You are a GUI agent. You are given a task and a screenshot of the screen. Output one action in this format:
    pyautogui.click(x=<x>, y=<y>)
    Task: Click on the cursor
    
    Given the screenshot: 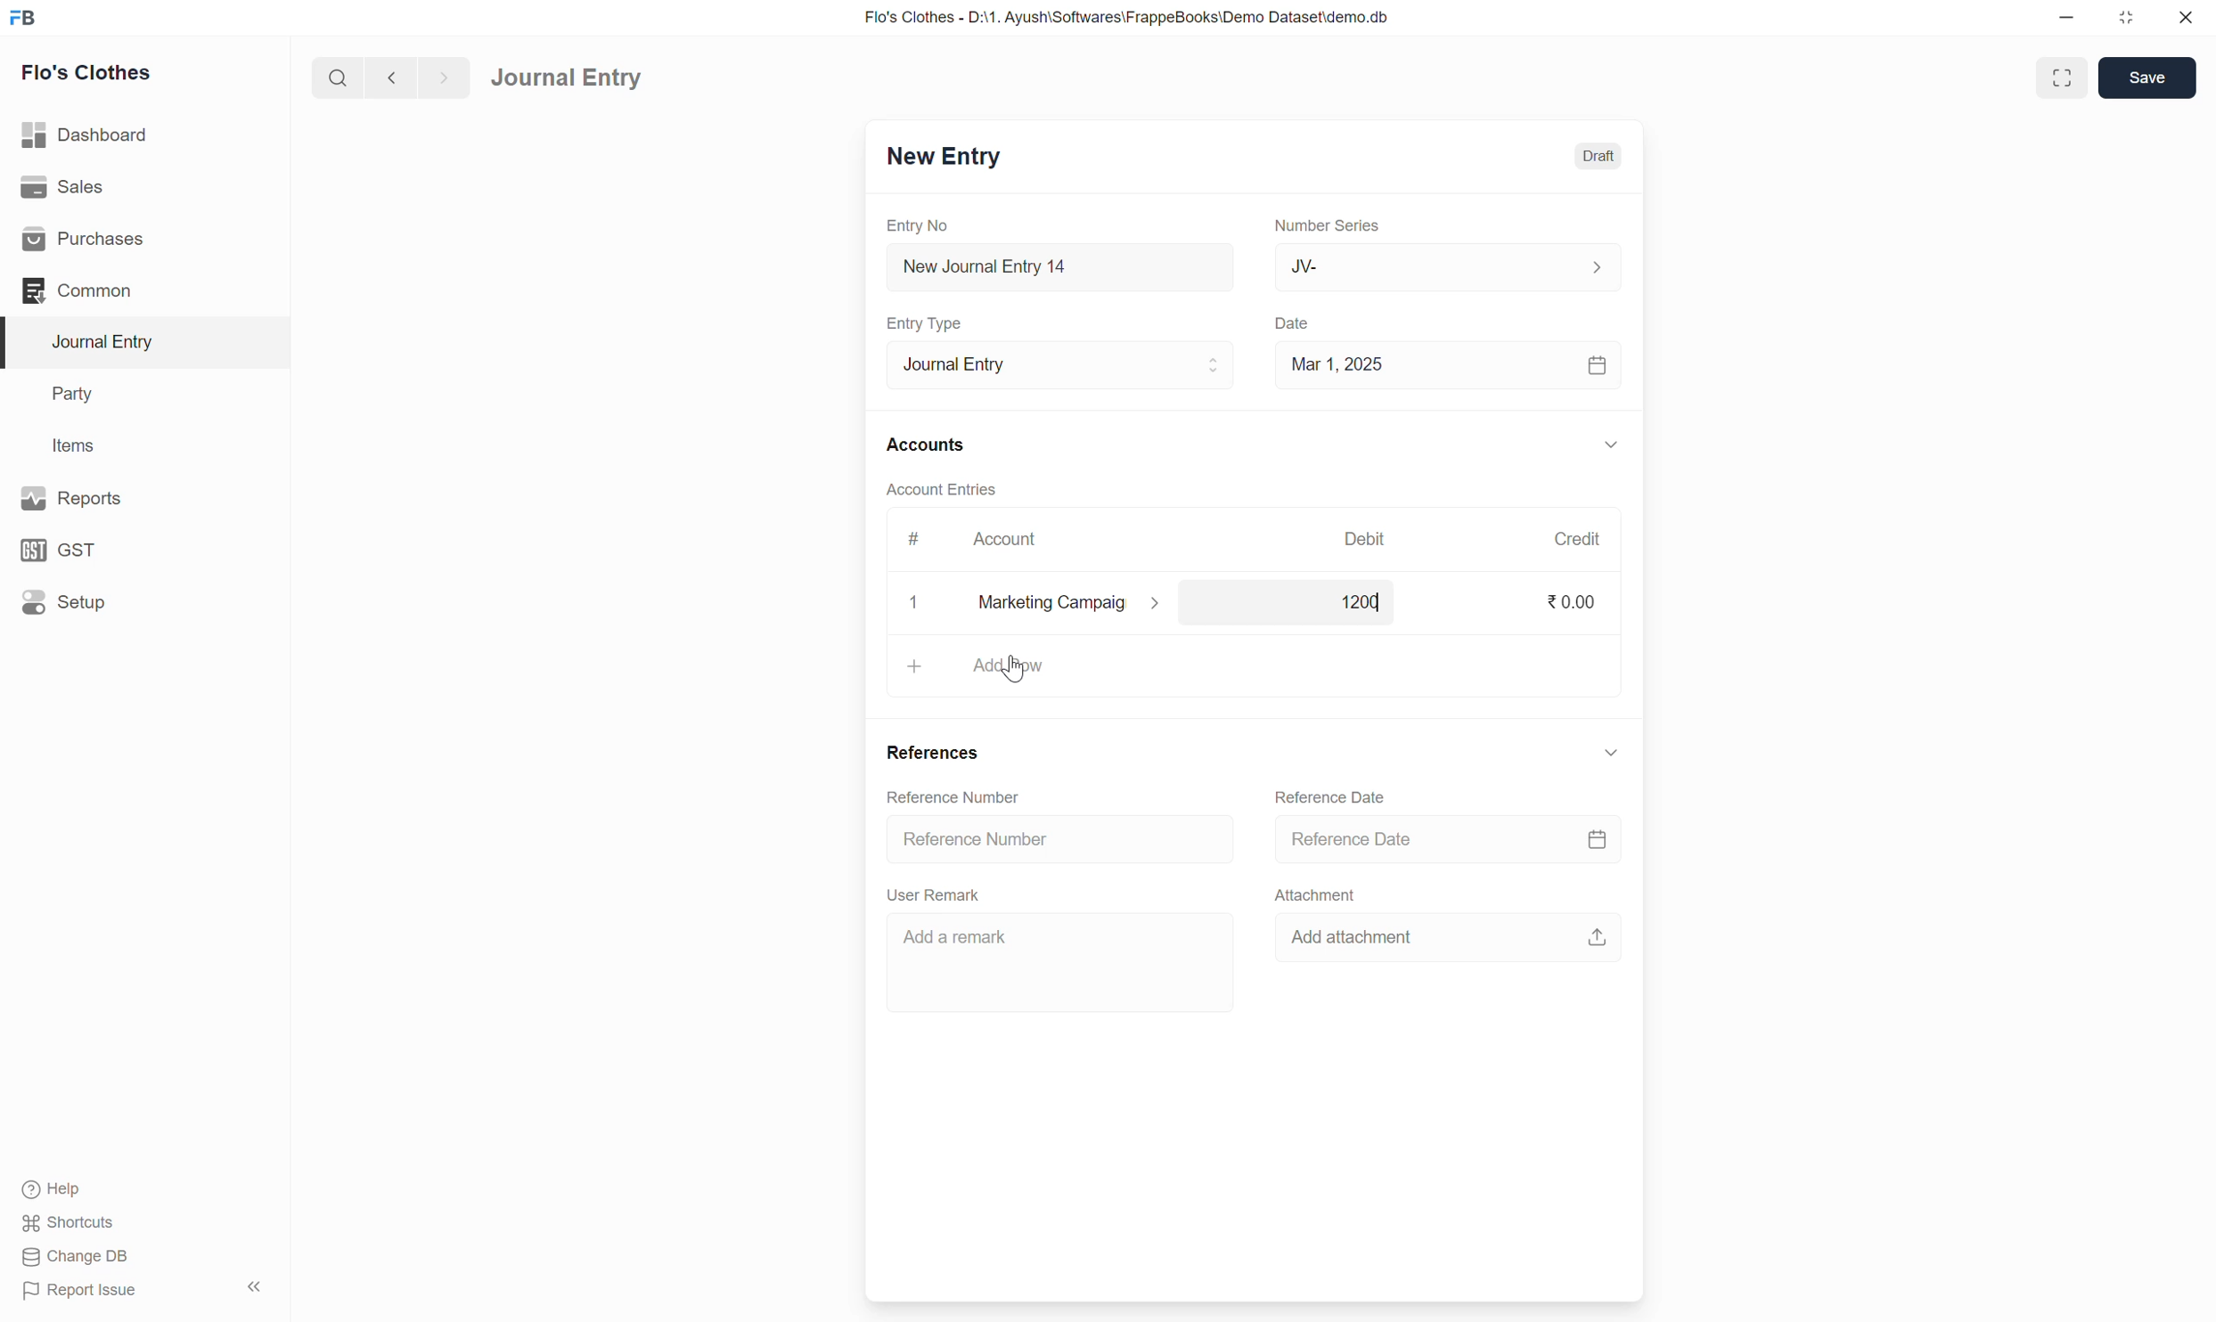 What is the action you would take?
    pyautogui.click(x=1013, y=666)
    